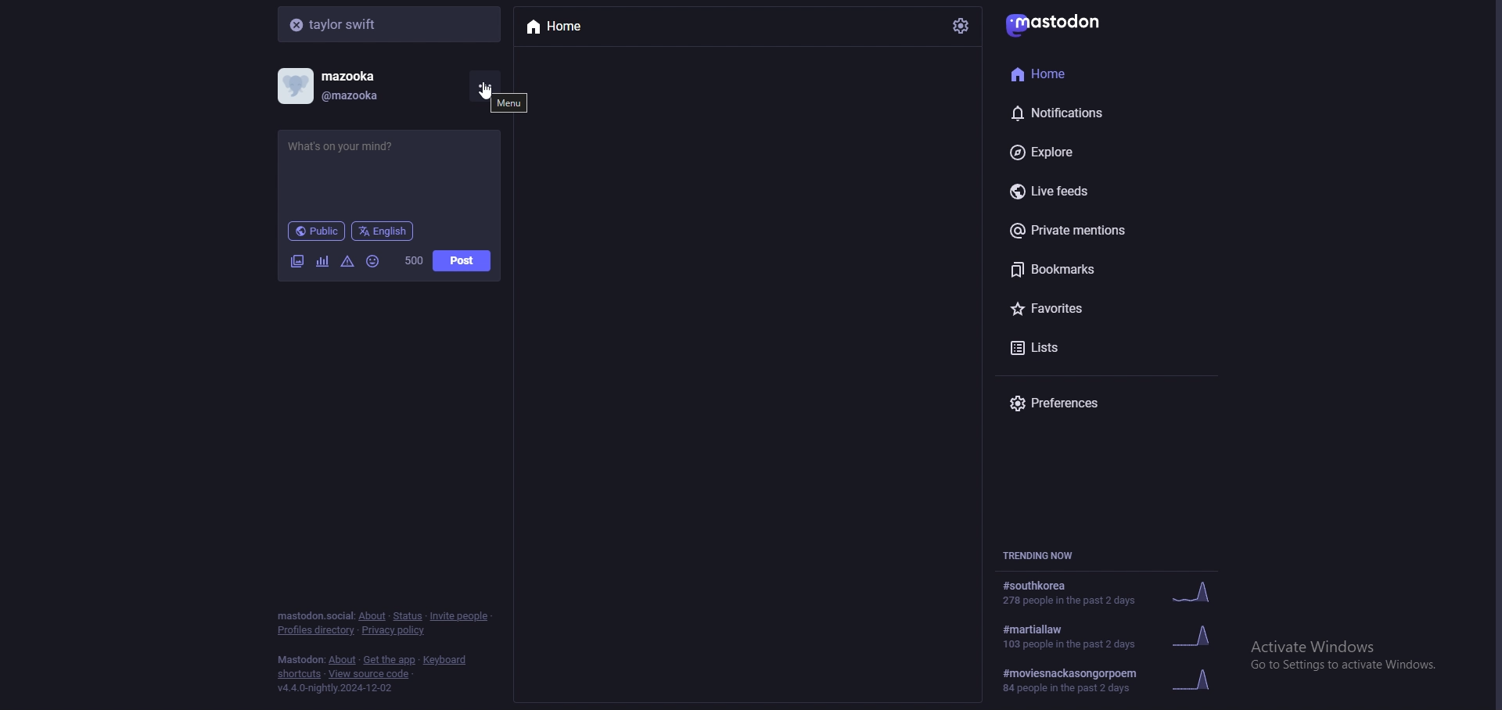 Image resolution: width=1502 pixels, height=710 pixels. Describe the element at coordinates (1047, 556) in the screenshot. I see `trending now` at that location.